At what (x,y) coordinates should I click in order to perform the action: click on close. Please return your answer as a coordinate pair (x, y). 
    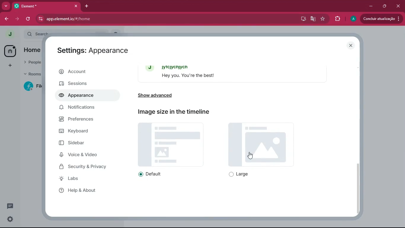
    Looking at the image, I should click on (397, 6).